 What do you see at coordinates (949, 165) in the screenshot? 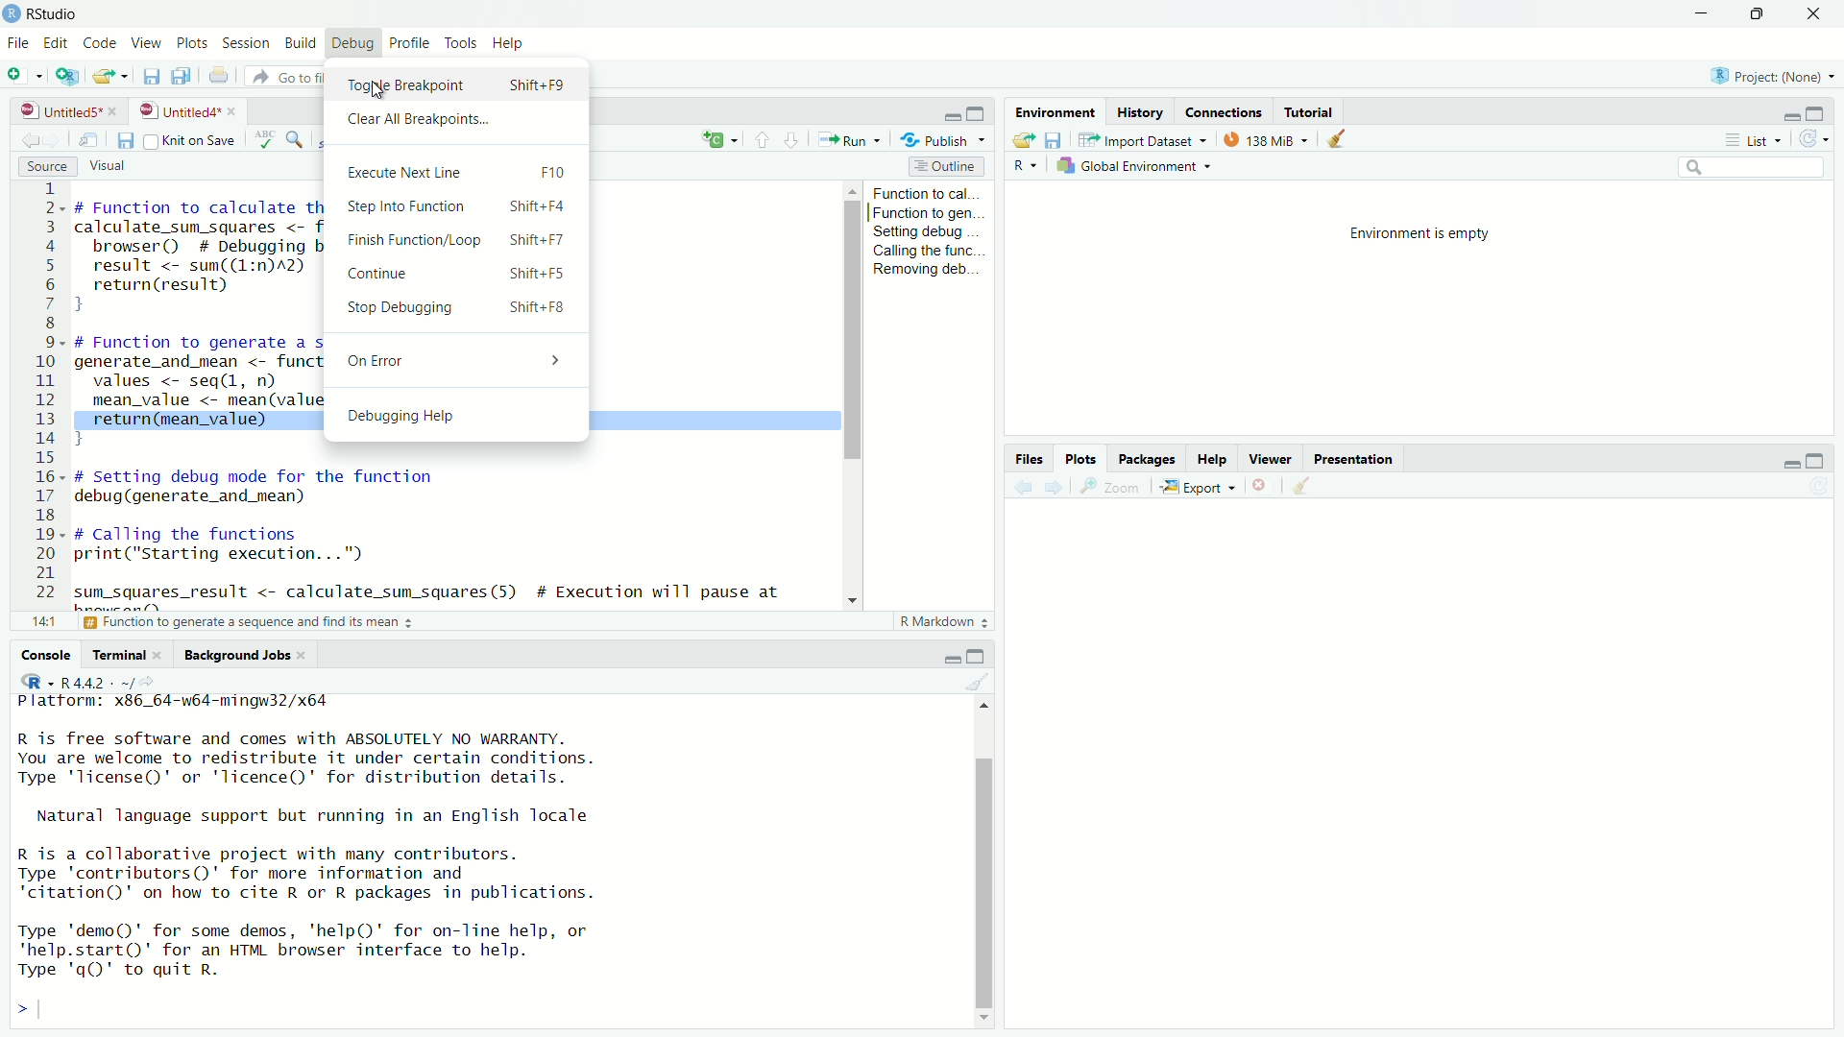
I see `outline` at bounding box center [949, 165].